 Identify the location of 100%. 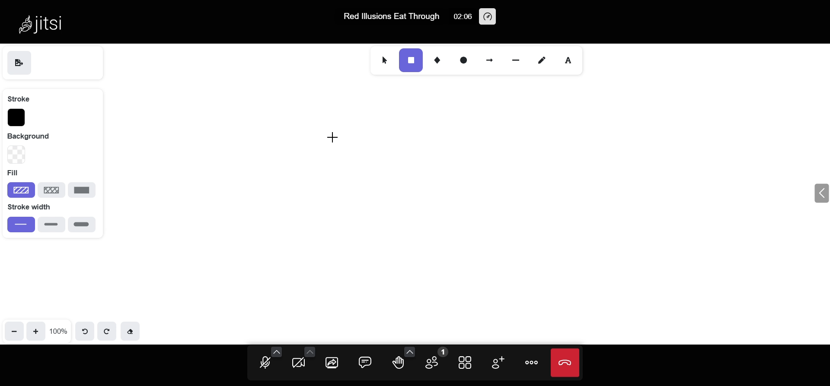
(59, 330).